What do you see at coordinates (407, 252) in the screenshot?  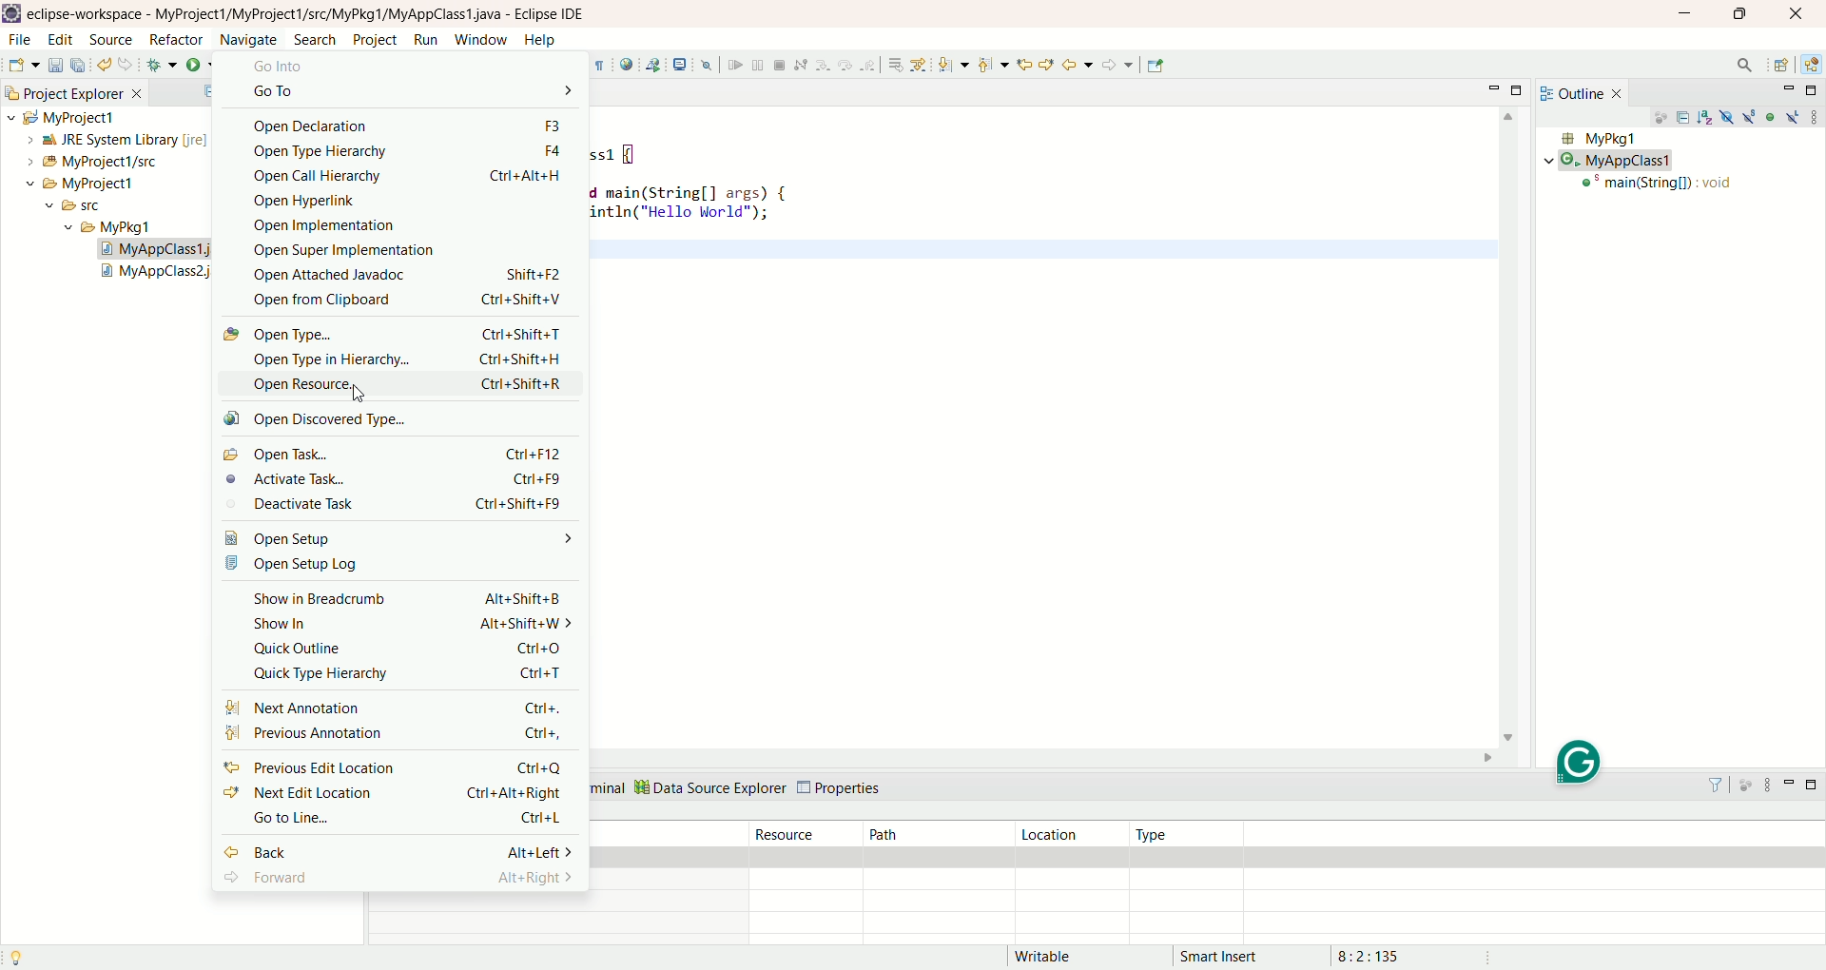 I see `open super implementation` at bounding box center [407, 252].